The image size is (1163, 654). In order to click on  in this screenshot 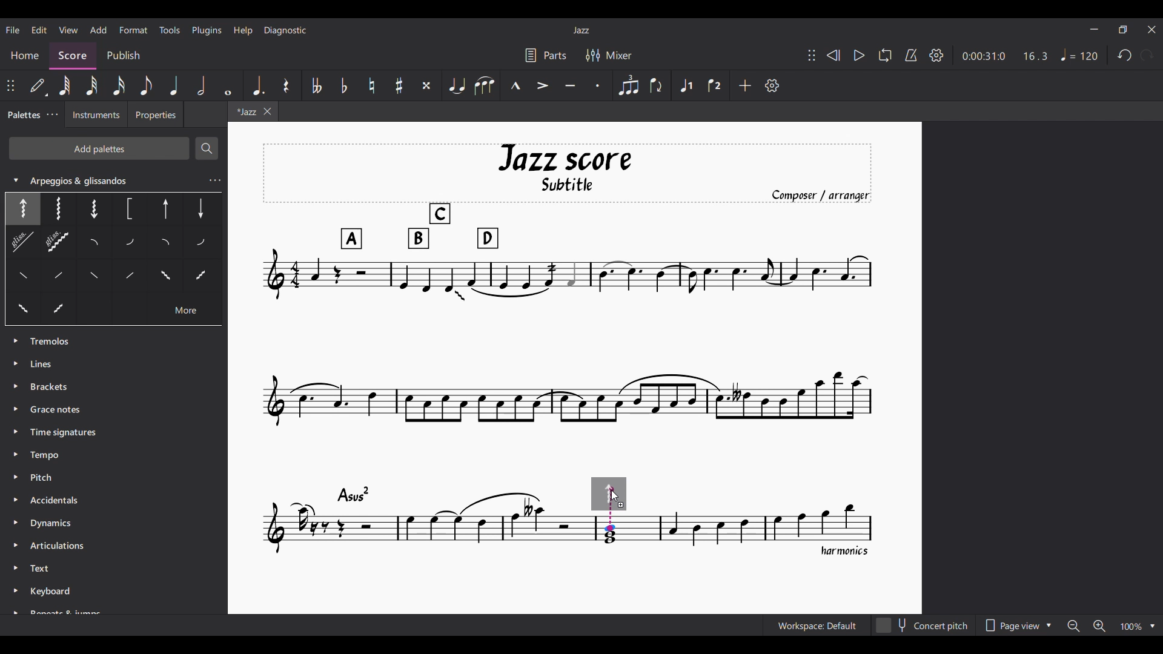, I will do `click(54, 208)`.